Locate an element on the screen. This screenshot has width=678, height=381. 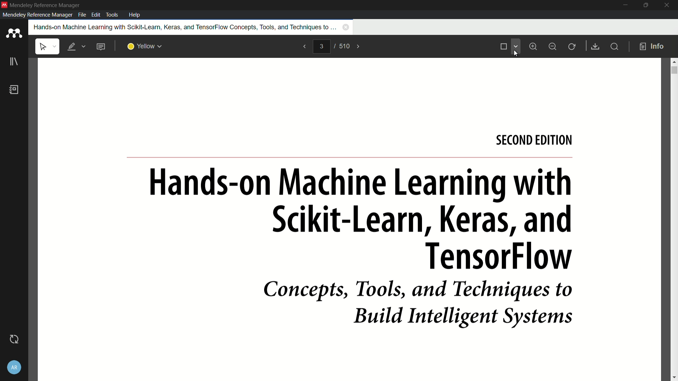
tools menu is located at coordinates (113, 15).